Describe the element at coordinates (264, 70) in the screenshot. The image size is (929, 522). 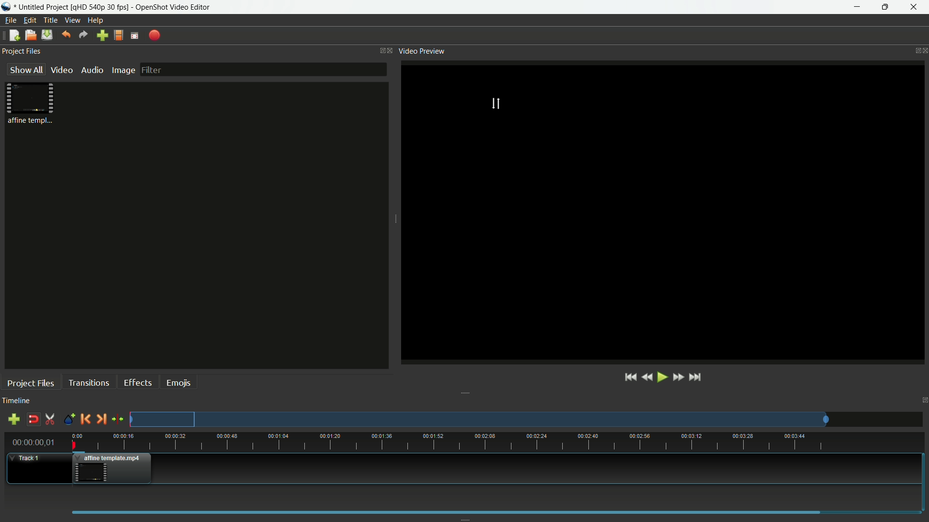
I see `filter bar` at that location.